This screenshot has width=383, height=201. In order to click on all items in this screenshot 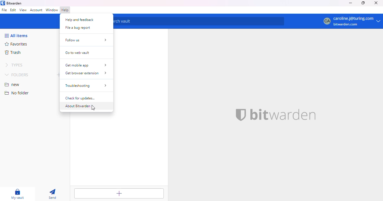, I will do `click(16, 35)`.